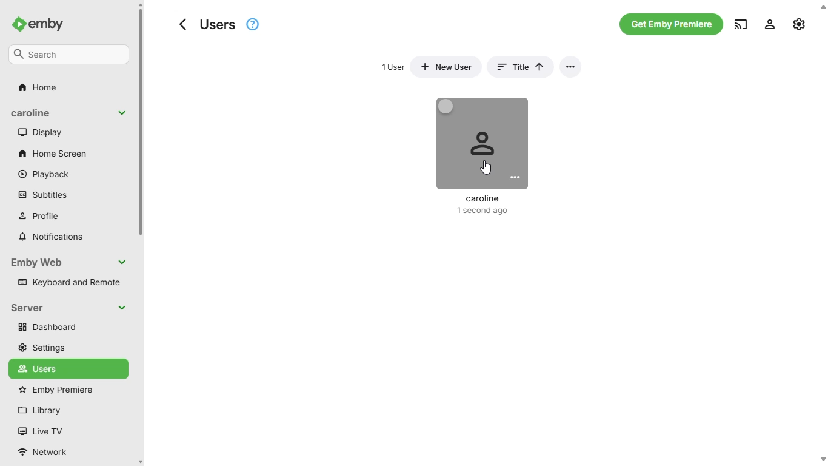 The width and height of the screenshot is (828, 466). Describe the element at coordinates (71, 263) in the screenshot. I see `emby web` at that location.